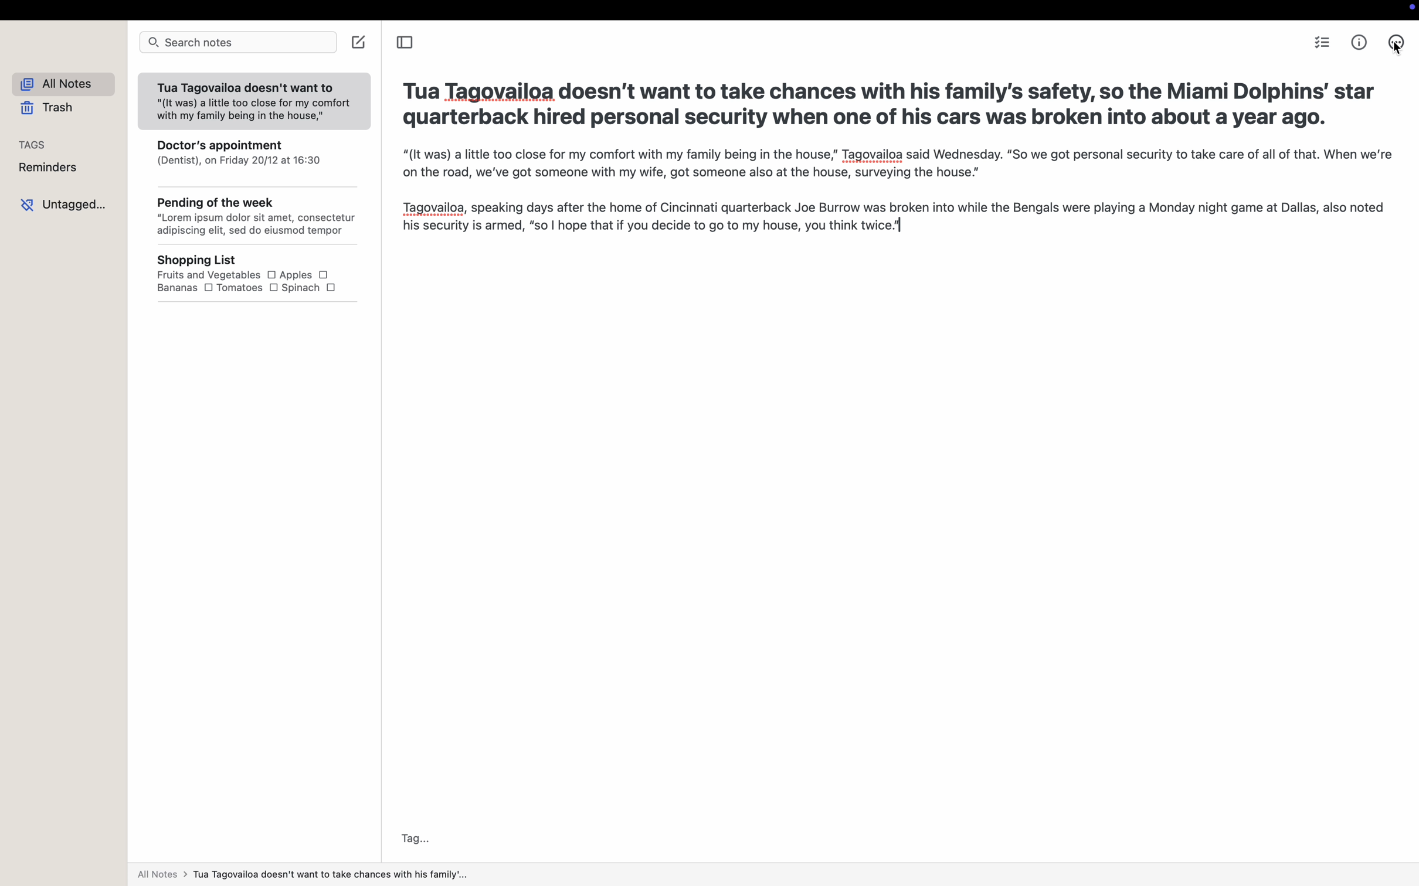  I want to click on "(It was) a little too close for my comfort with my family being in the house,” Tagovailoa said Wednesday. “So we got personal security to take care of all of that. When we're
on the road, we've got someone with my wife, got someone also at the house, surveying the house.”, so click(893, 166).